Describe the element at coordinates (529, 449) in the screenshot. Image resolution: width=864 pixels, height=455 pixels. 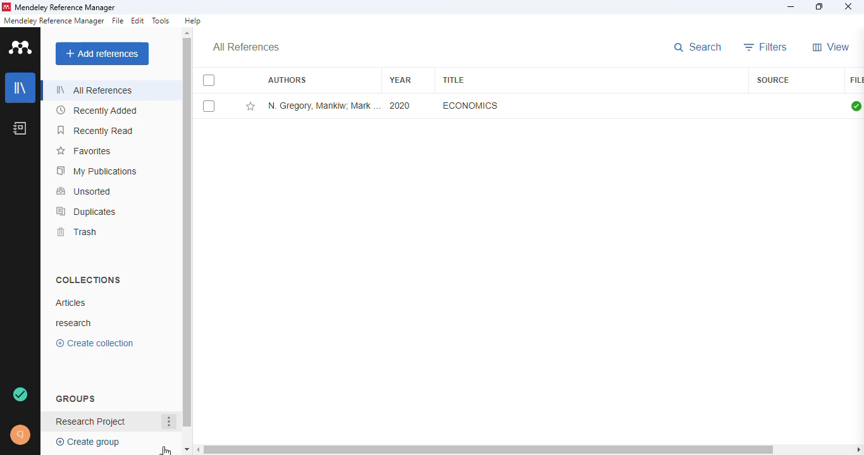
I see `horizontal scroll bar` at that location.